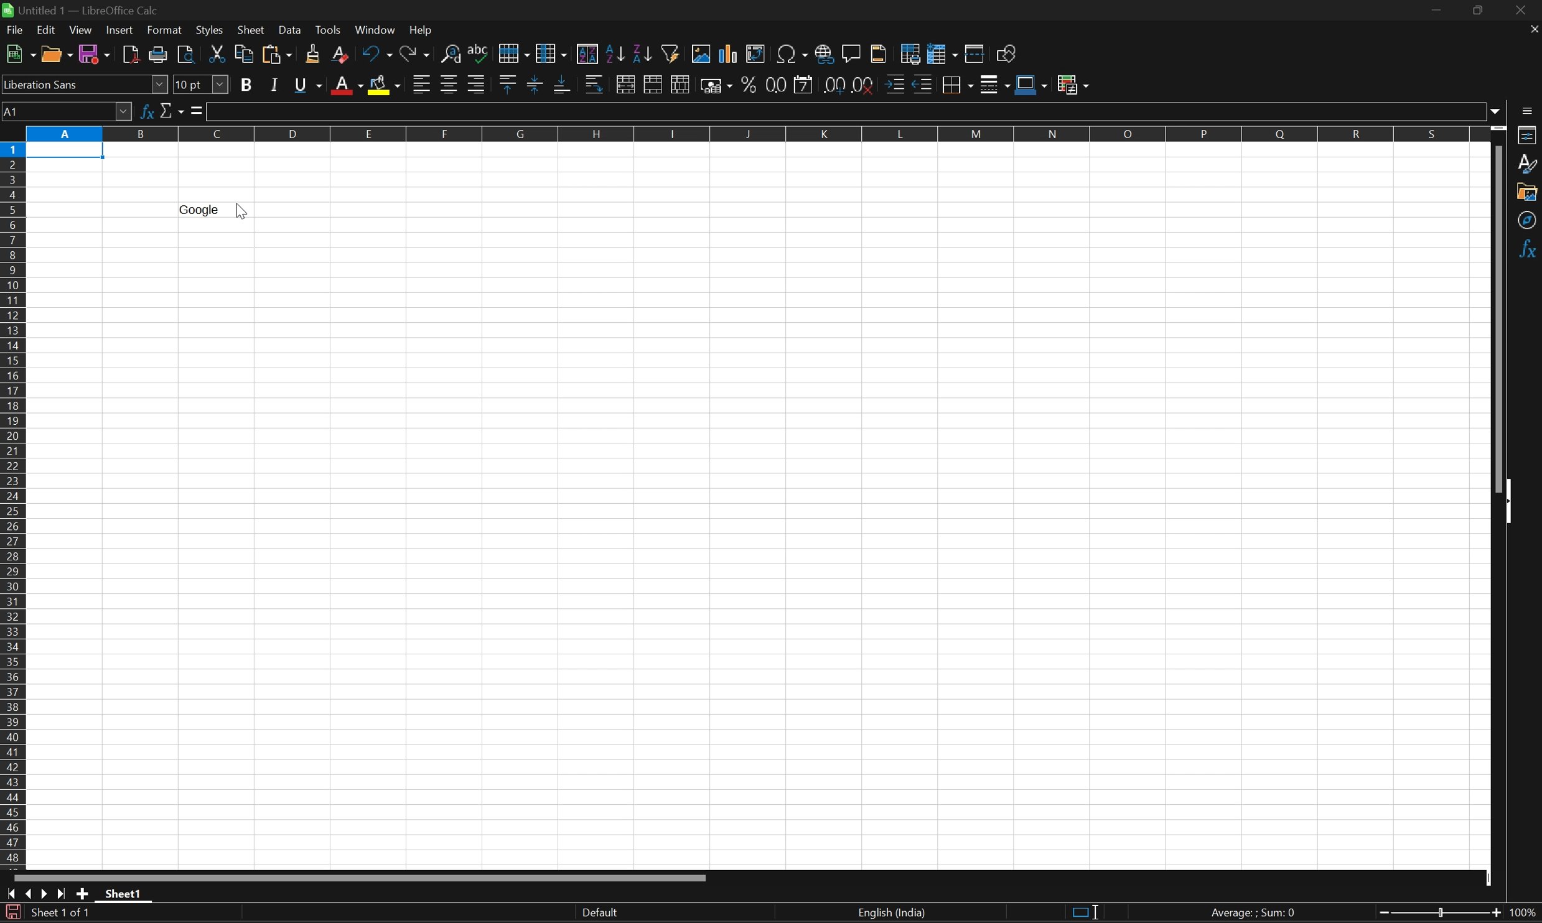 The height and width of the screenshot is (923, 1542). I want to click on Functions, so click(1528, 250).